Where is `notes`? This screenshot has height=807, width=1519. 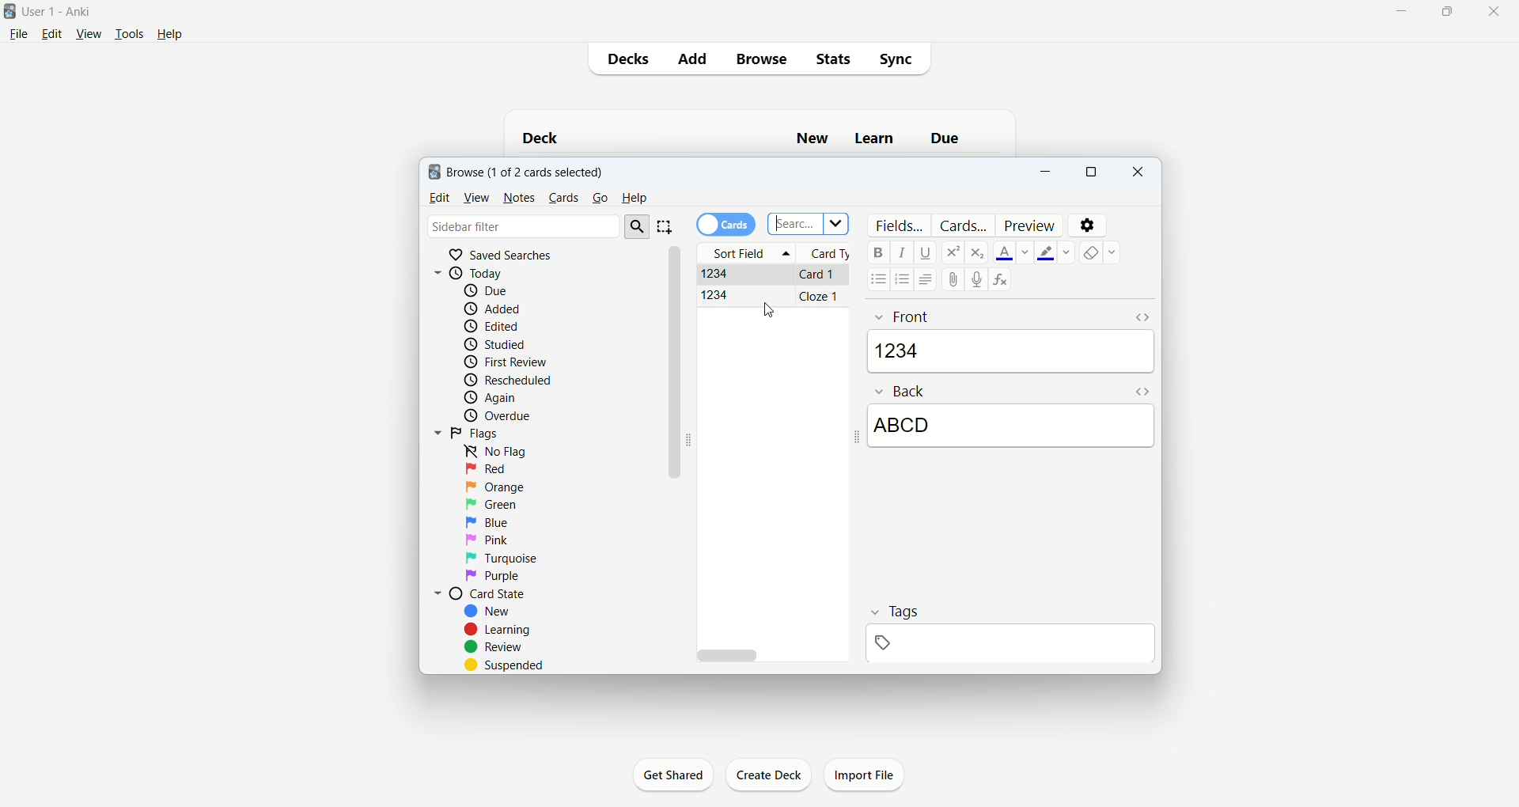 notes is located at coordinates (521, 197).